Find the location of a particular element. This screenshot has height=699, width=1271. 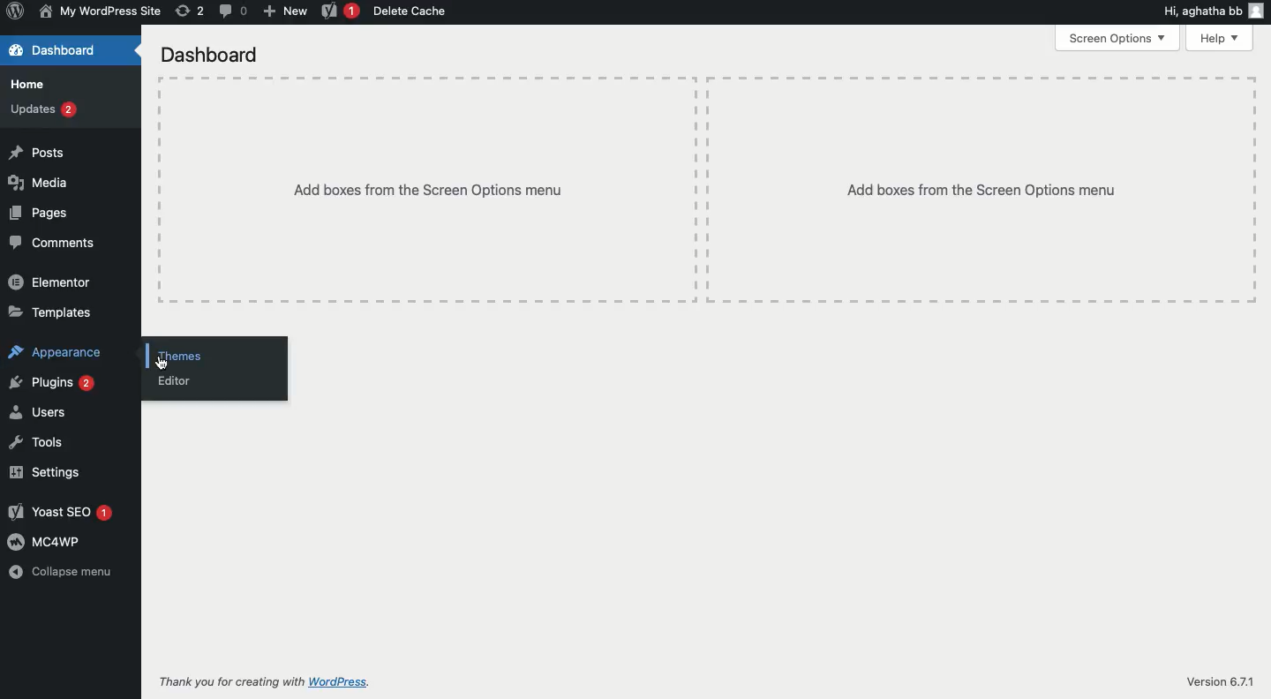

Name is located at coordinates (101, 11).